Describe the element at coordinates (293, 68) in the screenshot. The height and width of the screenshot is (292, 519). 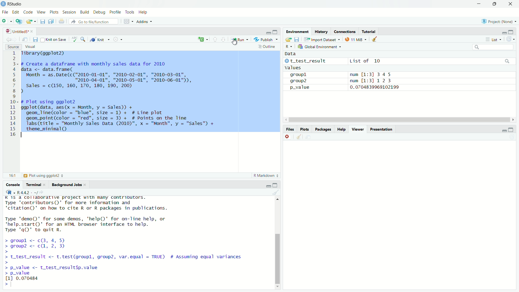
I see `Values` at that location.